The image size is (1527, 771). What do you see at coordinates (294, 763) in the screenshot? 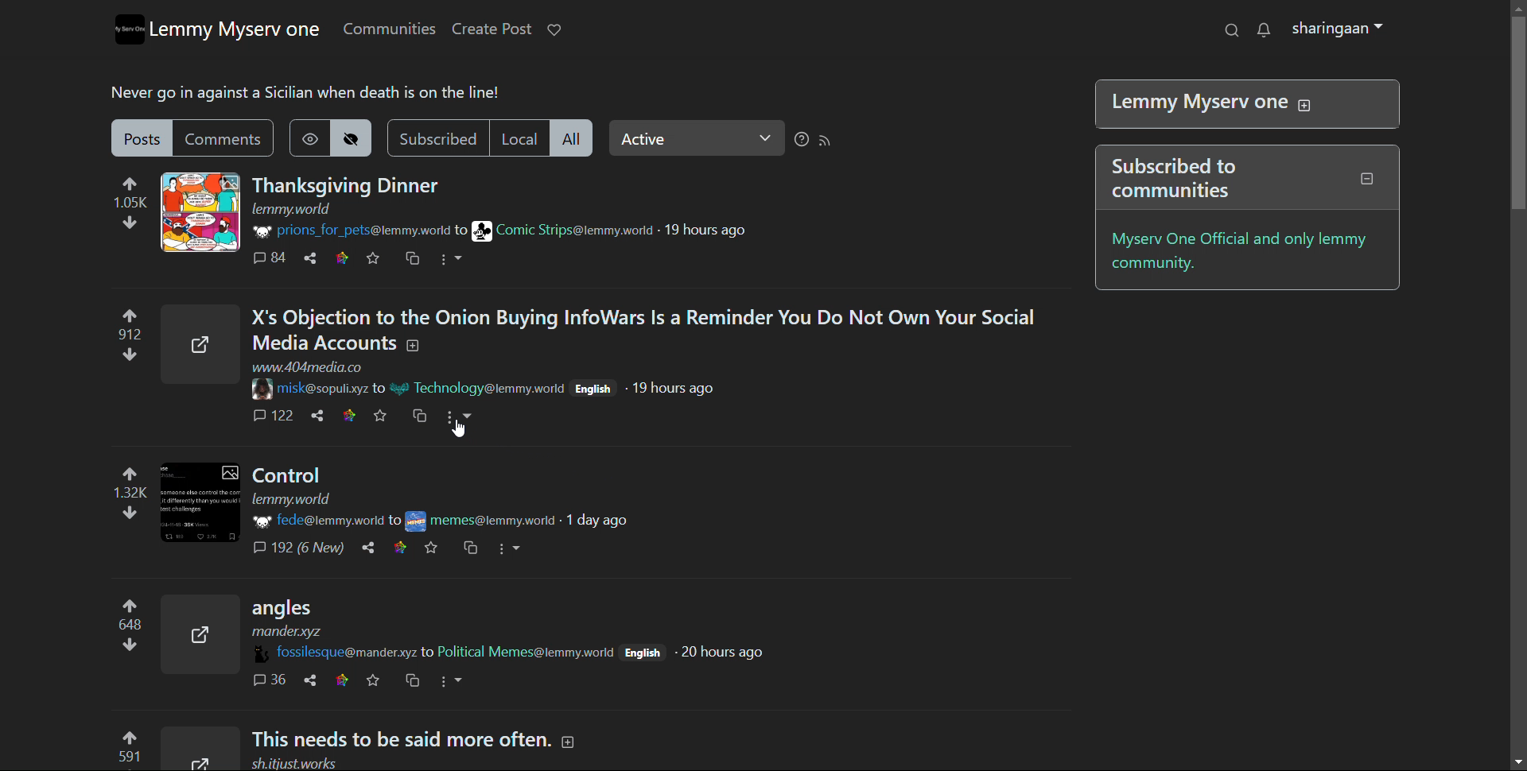
I see `url` at bounding box center [294, 763].